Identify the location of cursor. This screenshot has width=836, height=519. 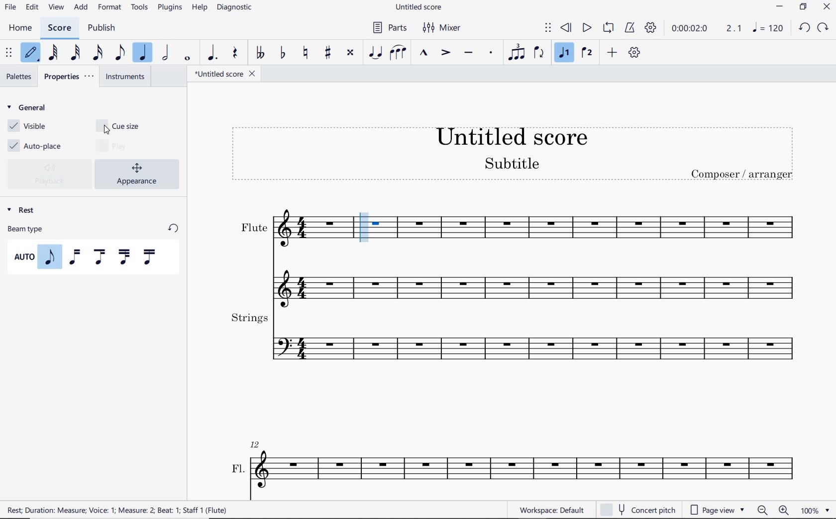
(106, 132).